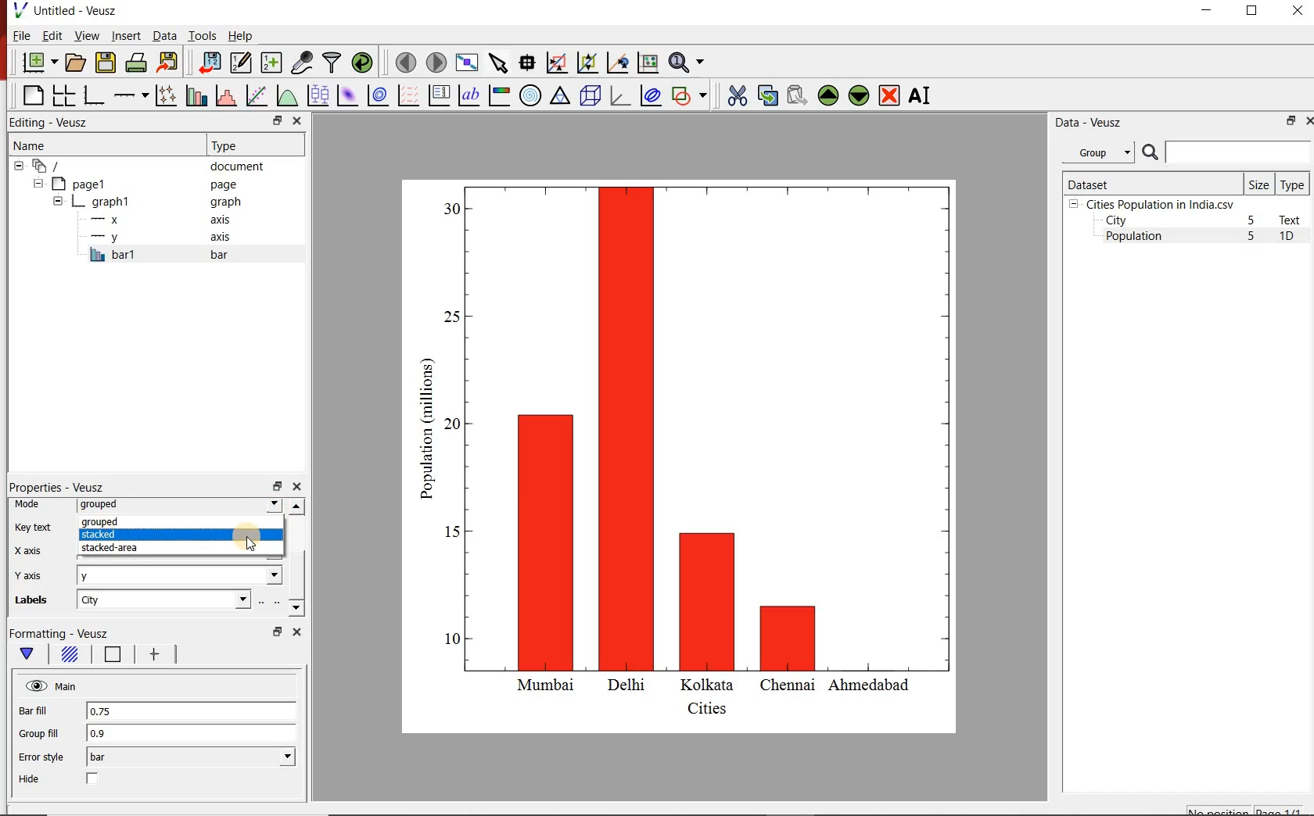 The image size is (1314, 816). I want to click on move to the next page, so click(435, 62).